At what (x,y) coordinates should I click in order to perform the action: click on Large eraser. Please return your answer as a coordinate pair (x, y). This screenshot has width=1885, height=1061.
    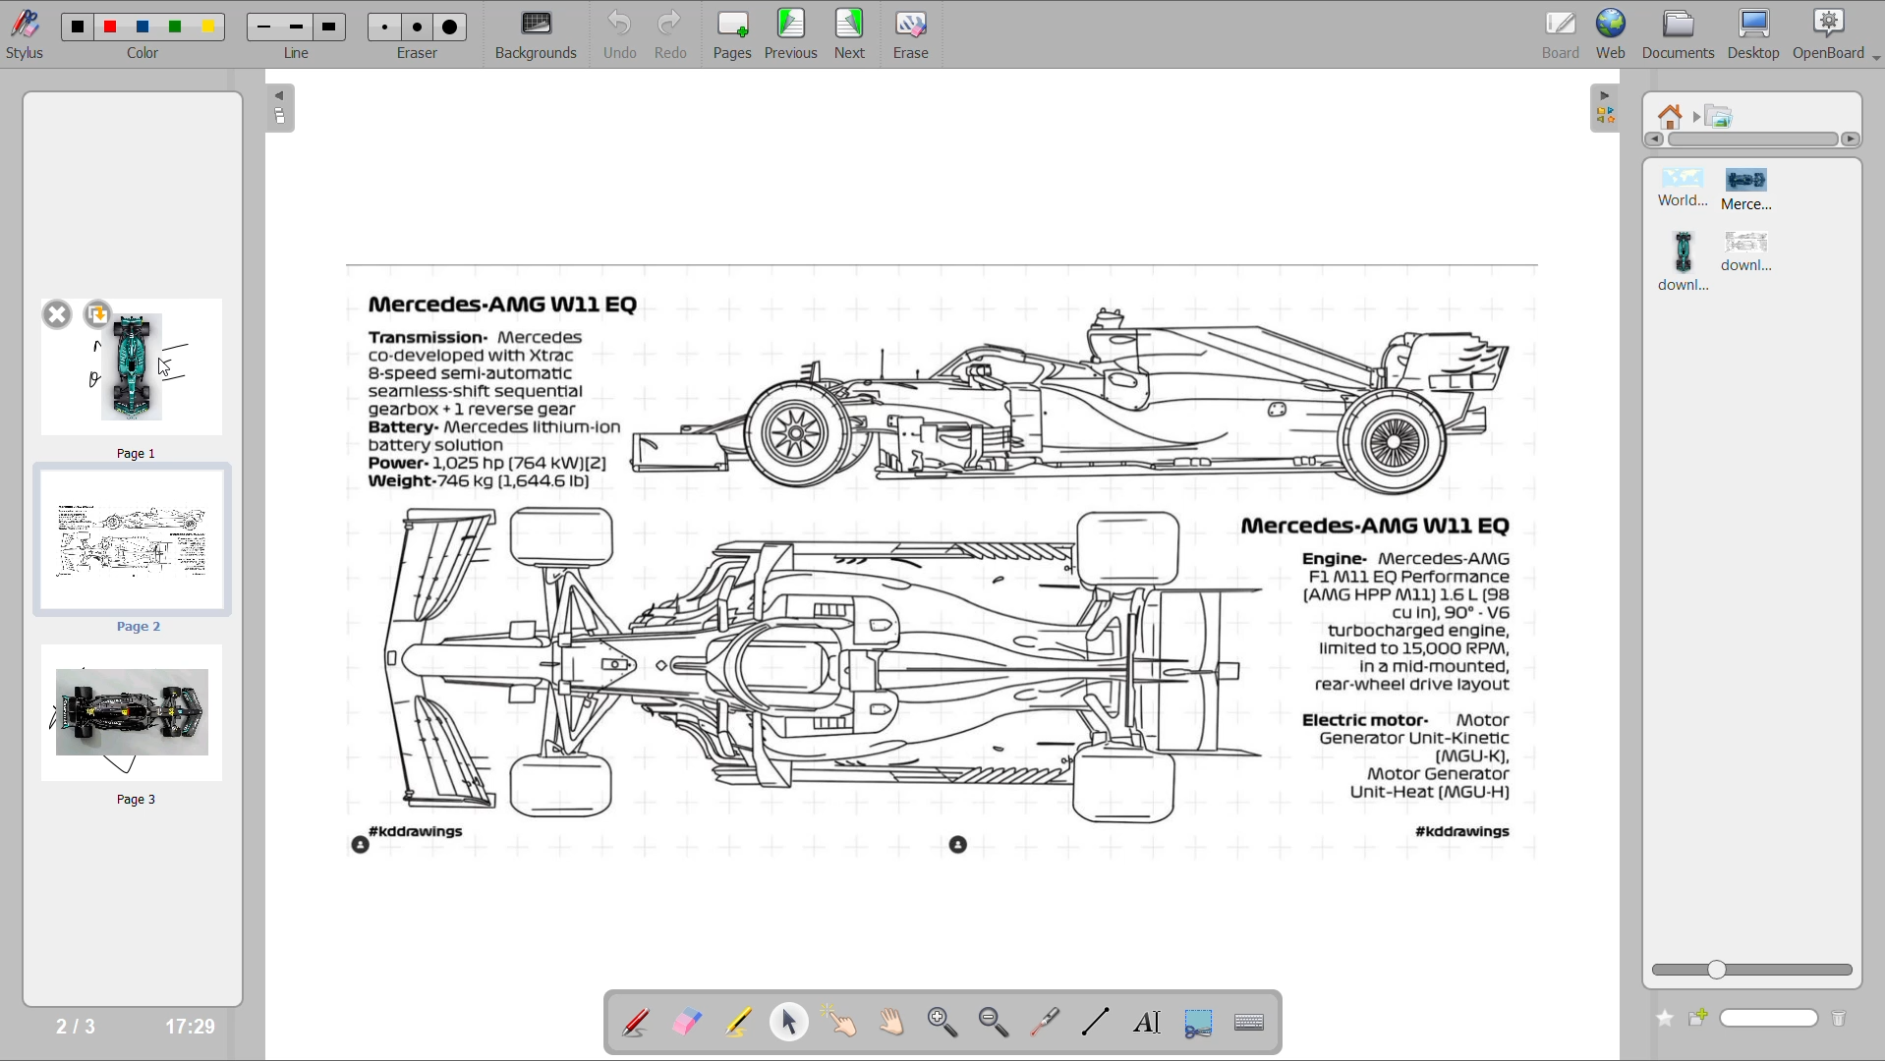
    Looking at the image, I should click on (452, 26).